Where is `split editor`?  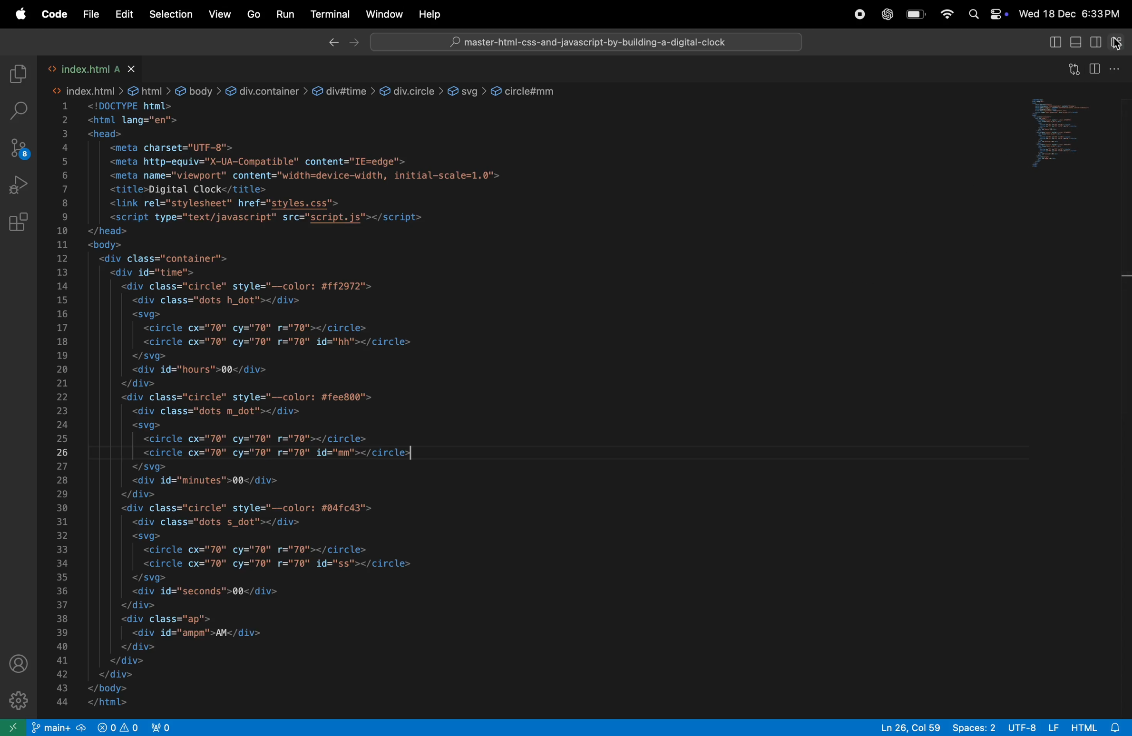 split editor is located at coordinates (1098, 68).